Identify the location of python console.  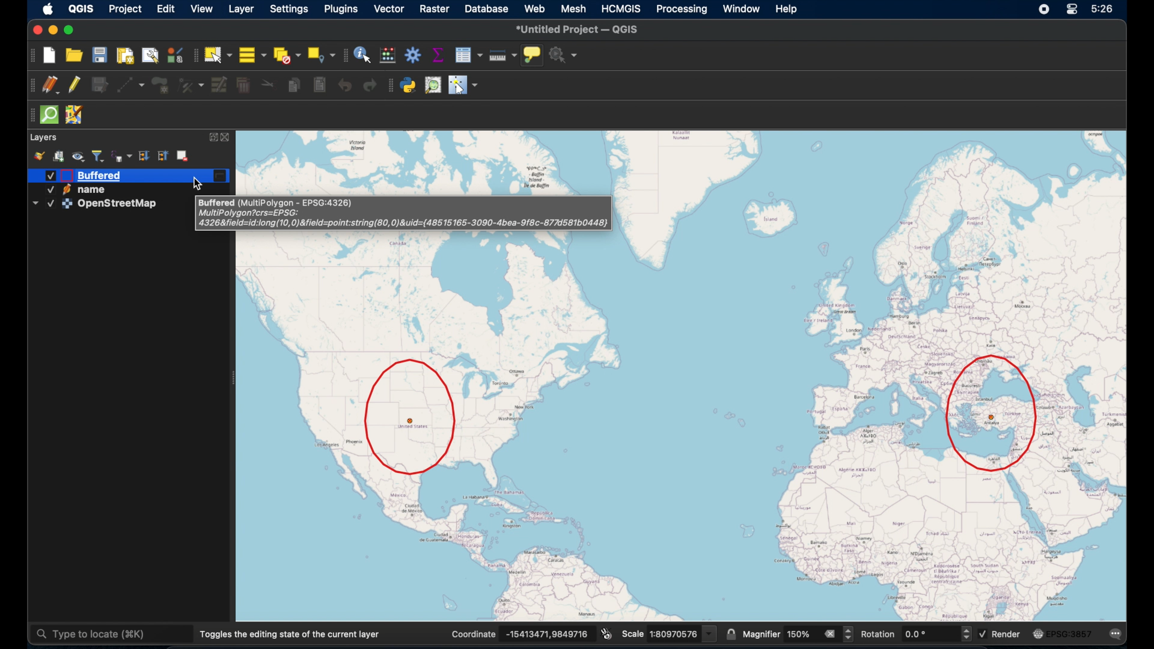
(409, 85).